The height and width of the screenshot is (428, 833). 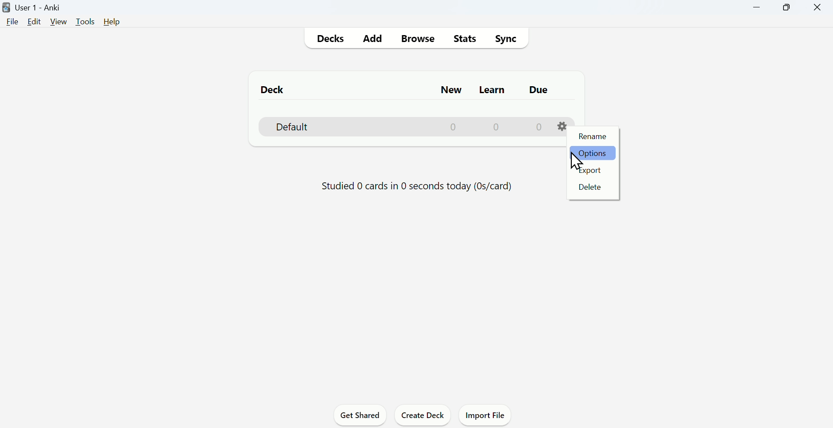 What do you see at coordinates (424, 416) in the screenshot?
I see `Create deck` at bounding box center [424, 416].